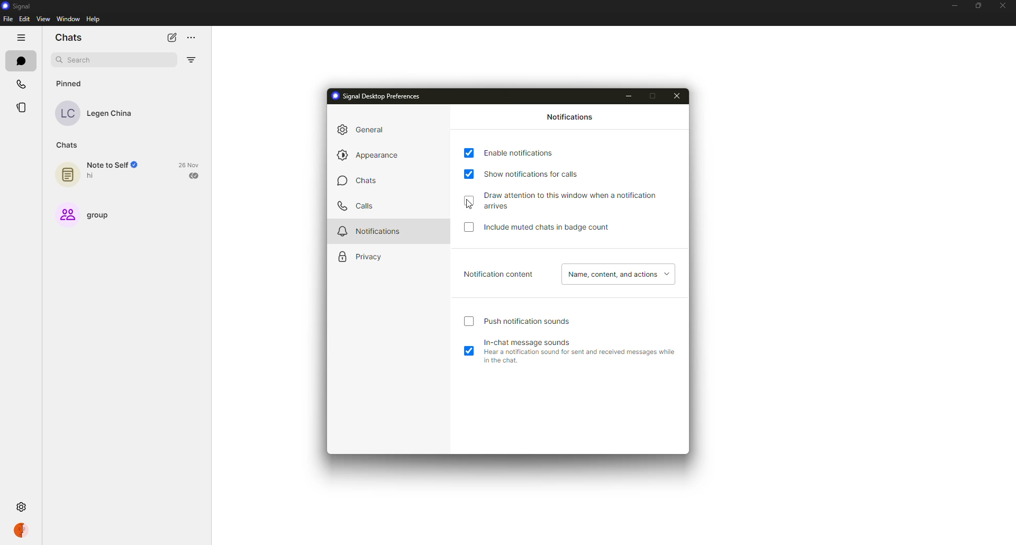 This screenshot has height=545, width=1016. I want to click on search, so click(81, 60).